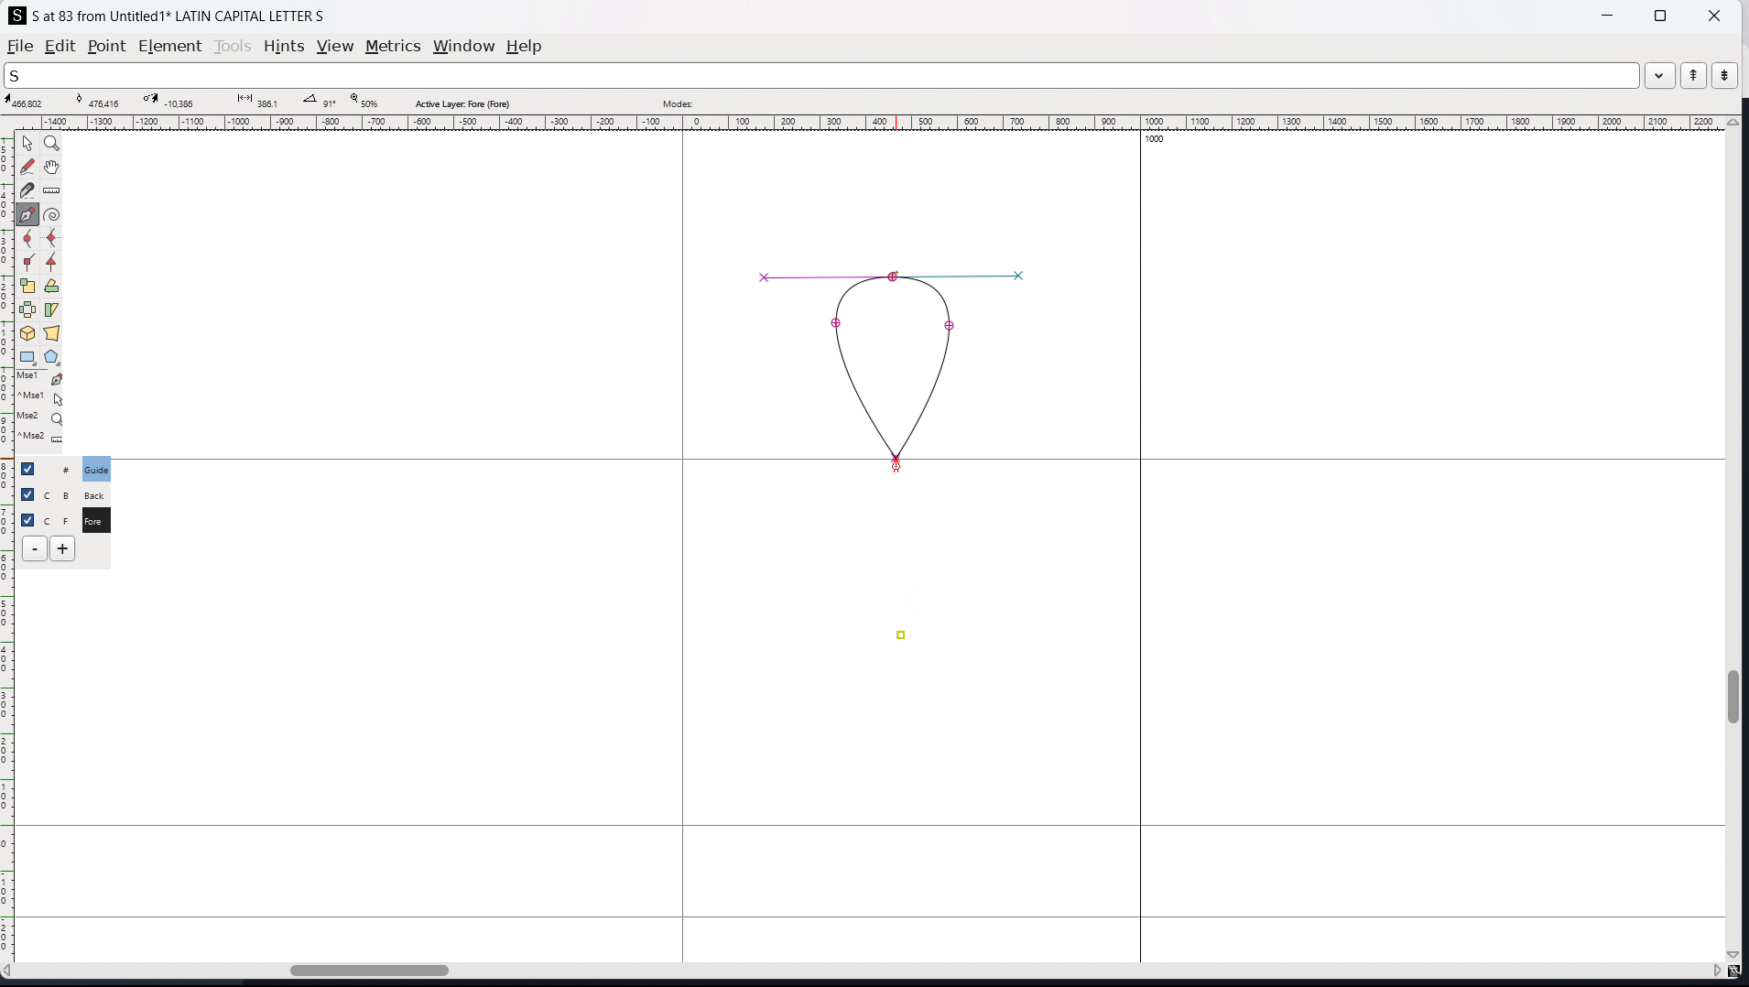 Image resolution: width=1749 pixels, height=987 pixels. I want to click on rotate selection, so click(52, 287).